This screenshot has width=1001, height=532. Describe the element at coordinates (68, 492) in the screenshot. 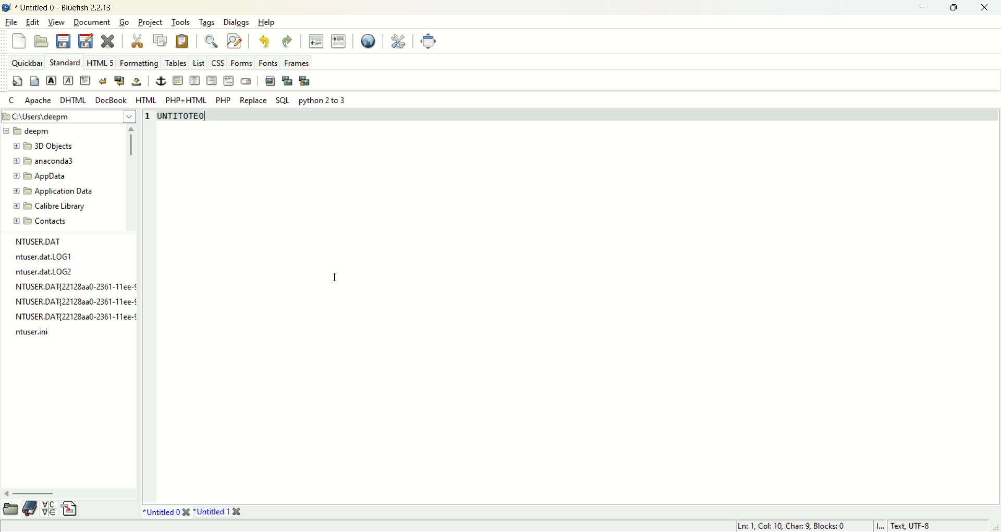

I see `horizontal scroll bar` at that location.